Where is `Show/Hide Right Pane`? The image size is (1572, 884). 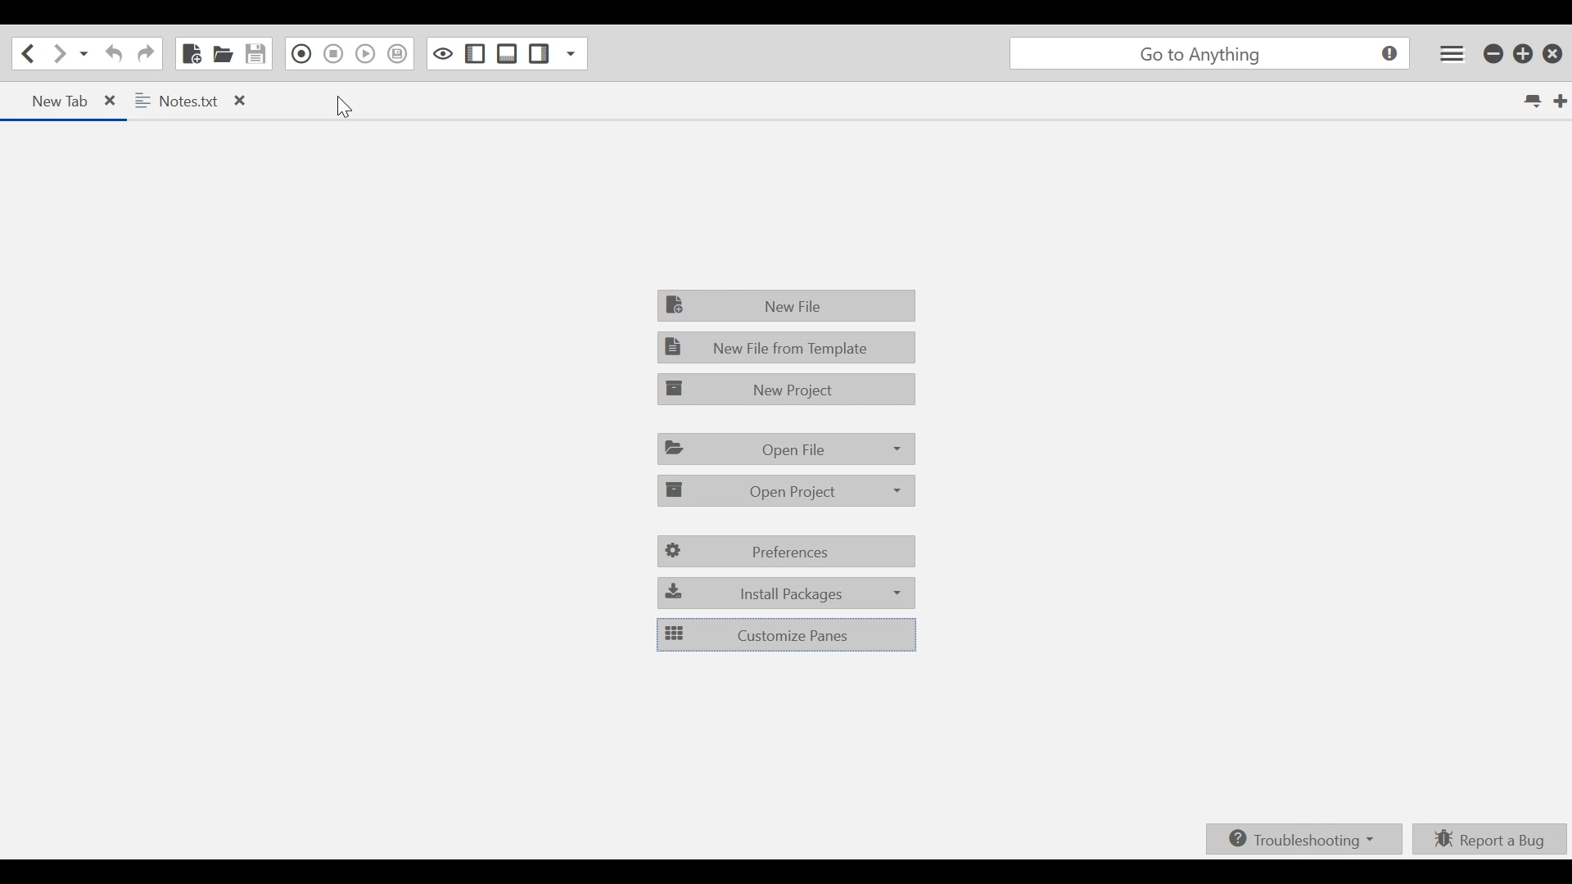
Show/Hide Right Pane is located at coordinates (540, 54).